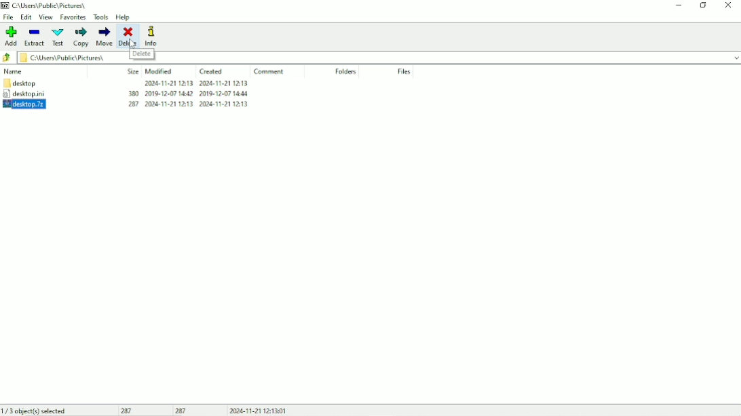  Describe the element at coordinates (80, 37) in the screenshot. I see `Copy` at that location.